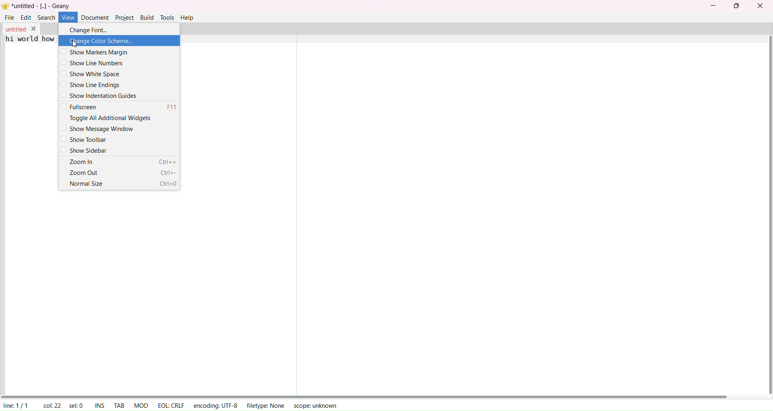 The height and width of the screenshot is (411, 773). I want to click on view, so click(68, 17).